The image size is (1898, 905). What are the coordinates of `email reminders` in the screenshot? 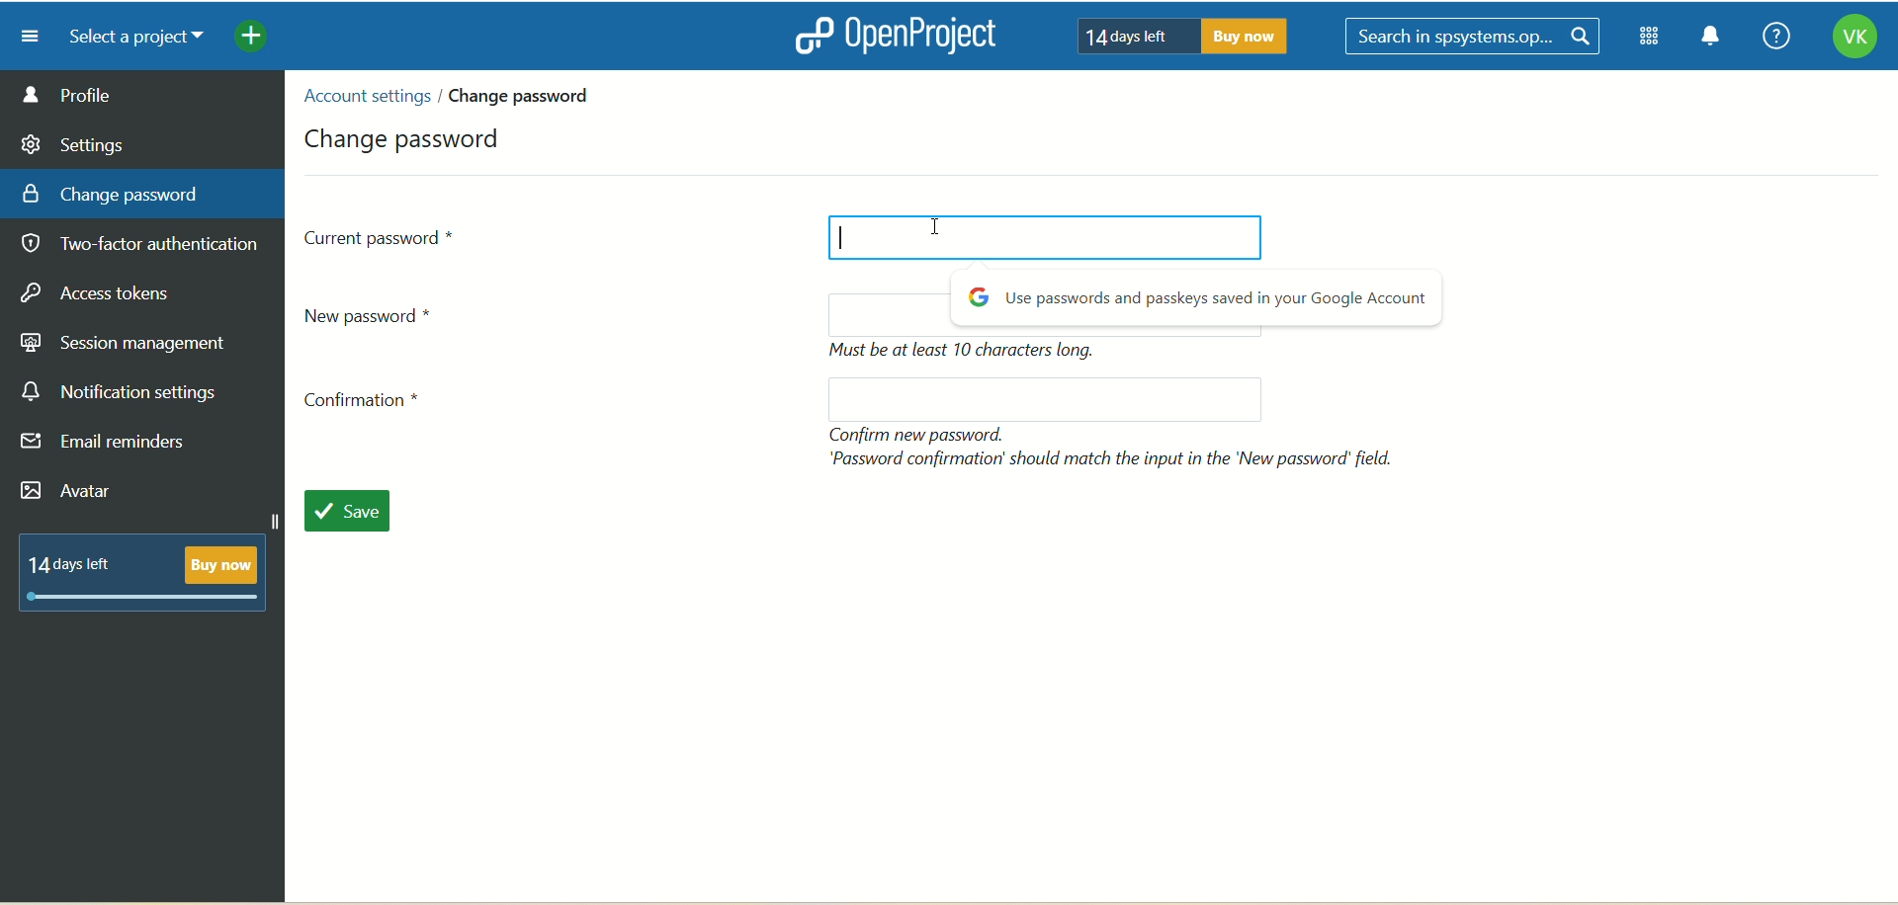 It's located at (109, 446).